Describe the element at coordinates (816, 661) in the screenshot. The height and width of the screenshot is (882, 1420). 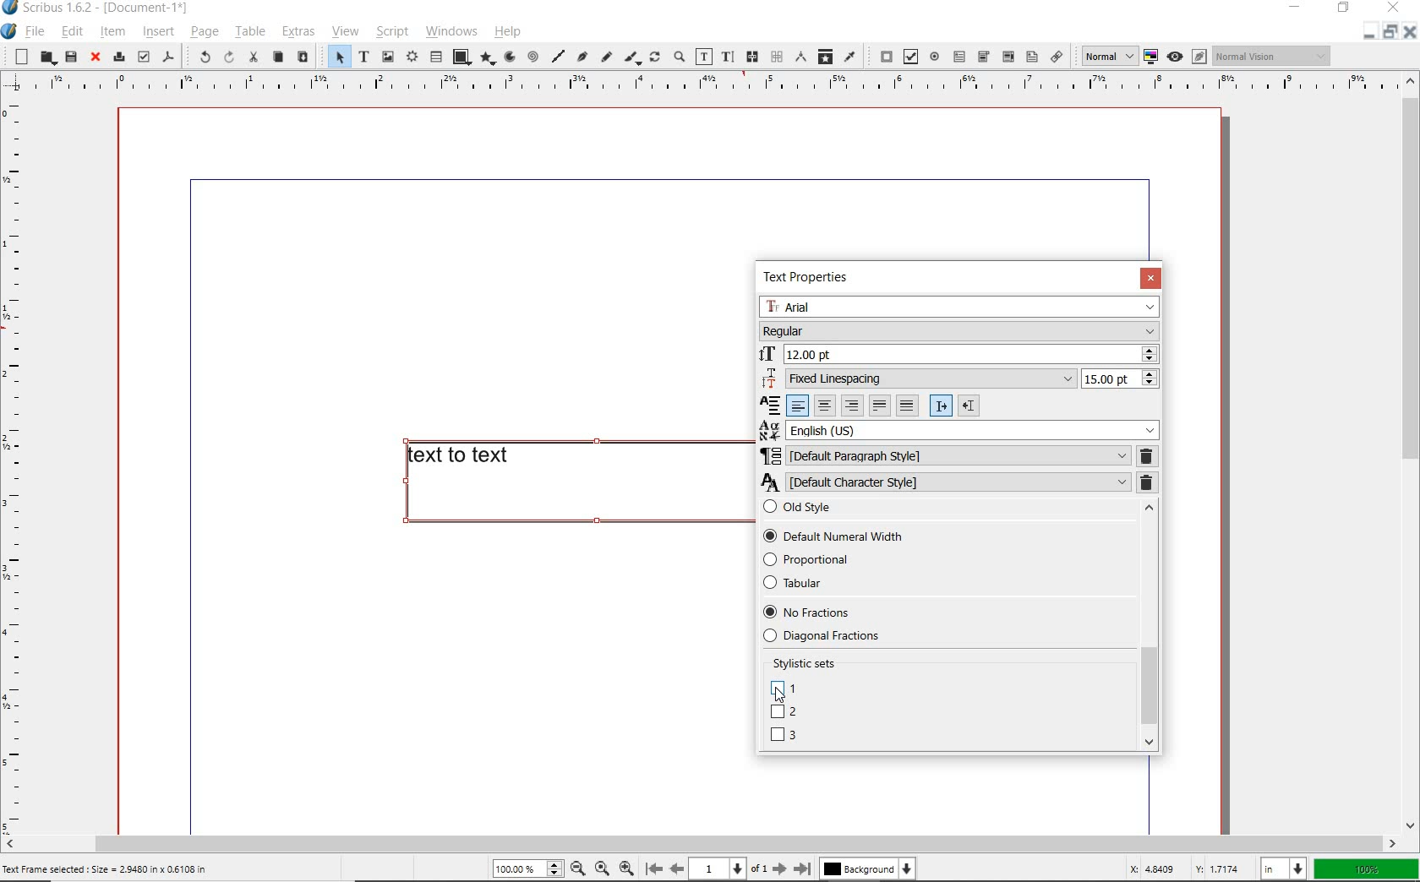
I see `Stylistic sets` at that location.